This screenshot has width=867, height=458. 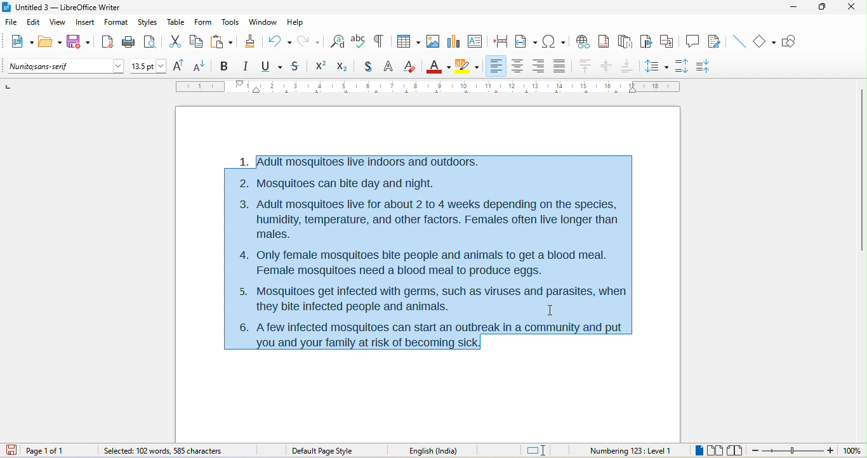 What do you see at coordinates (11, 20) in the screenshot?
I see `file` at bounding box center [11, 20].